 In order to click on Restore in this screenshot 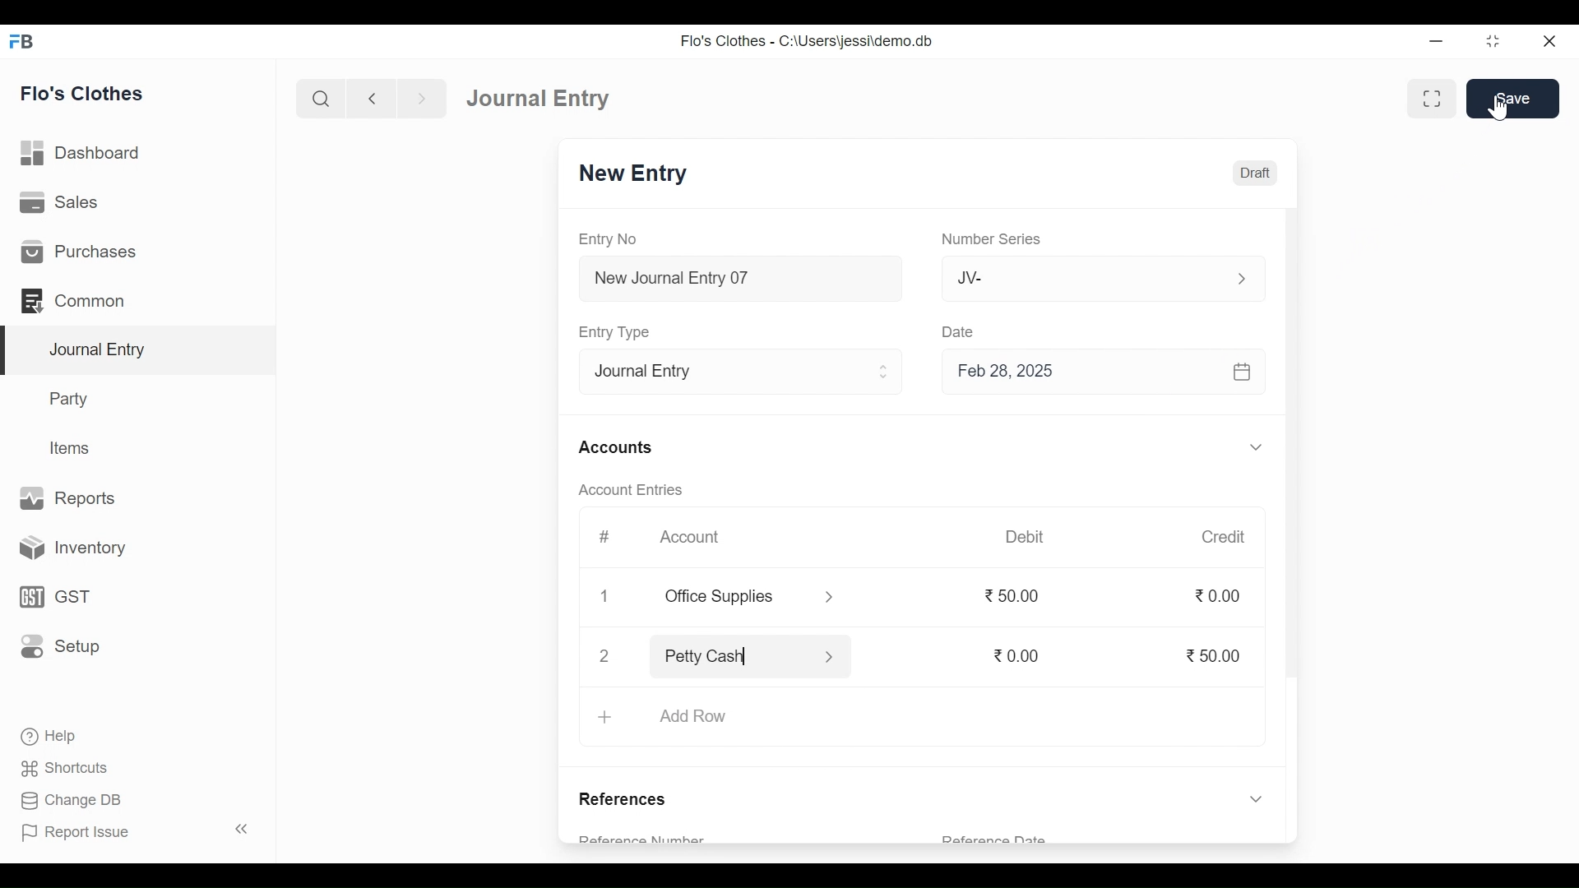, I will do `click(1492, 41)`.